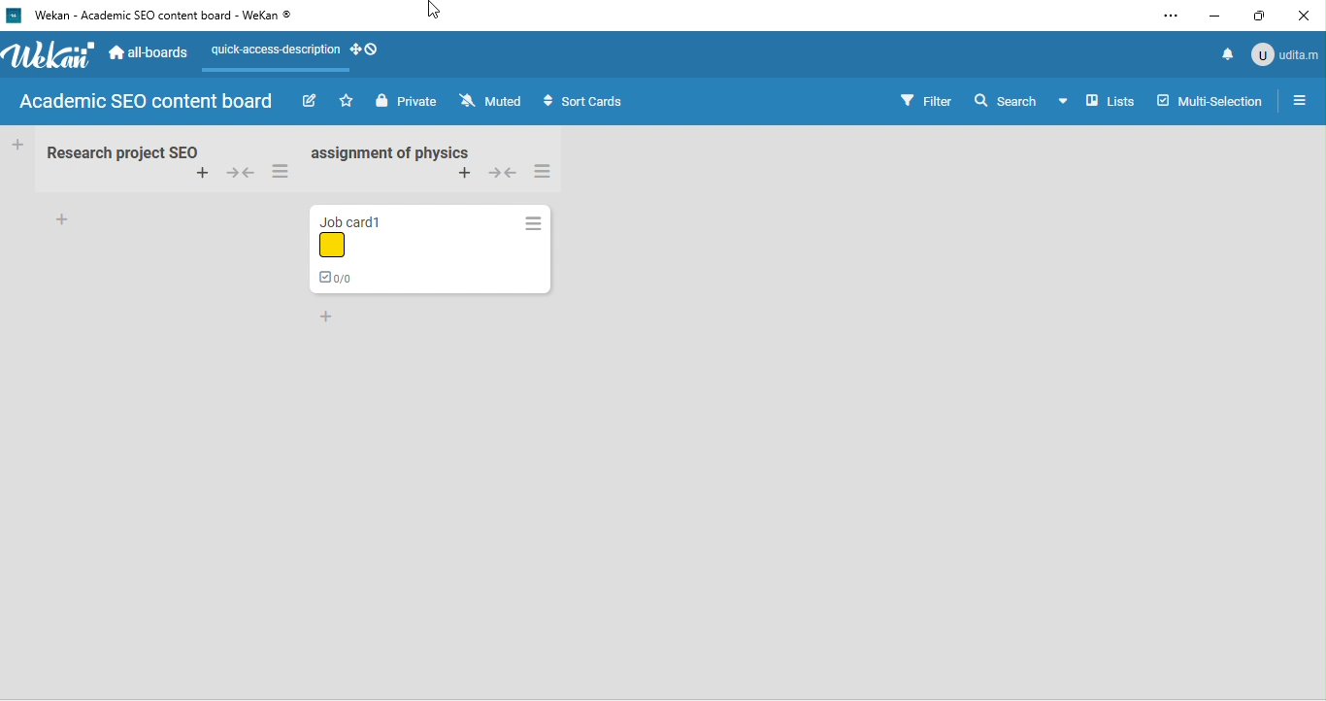  Describe the element at coordinates (194, 174) in the screenshot. I see `add card` at that location.